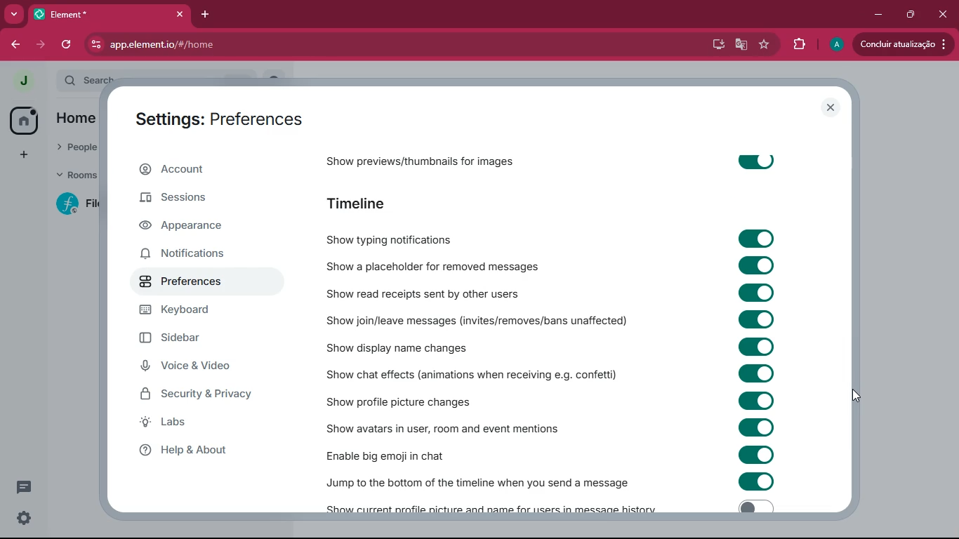 The width and height of the screenshot is (959, 539). Describe the element at coordinates (82, 117) in the screenshot. I see `home` at that location.